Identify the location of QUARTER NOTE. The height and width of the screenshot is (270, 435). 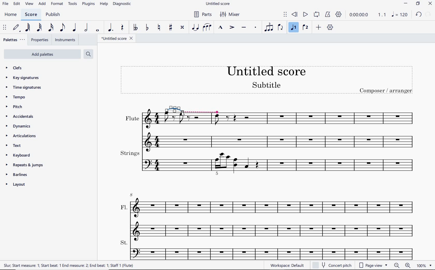
(76, 27).